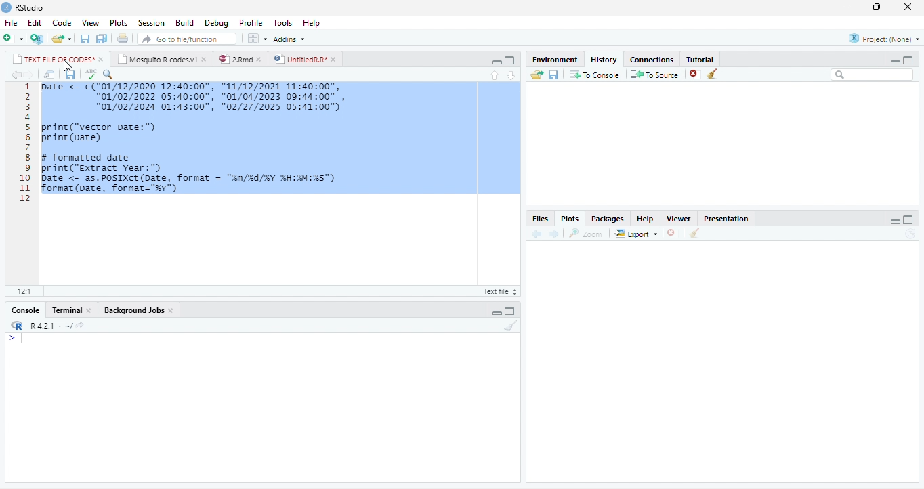  Describe the element at coordinates (207, 173) in the screenshot. I see `# formatted date print("extract year:") Date <- as.POSIXCT(Date, format = "n/%d/%Y %H:M:%s") format(Date, format="%y")` at that location.